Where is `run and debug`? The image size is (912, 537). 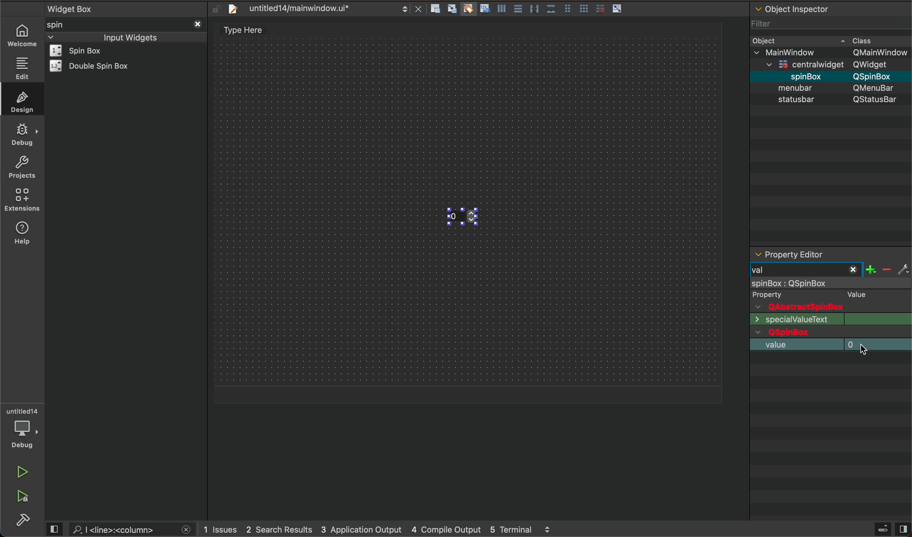 run and debug is located at coordinates (24, 498).